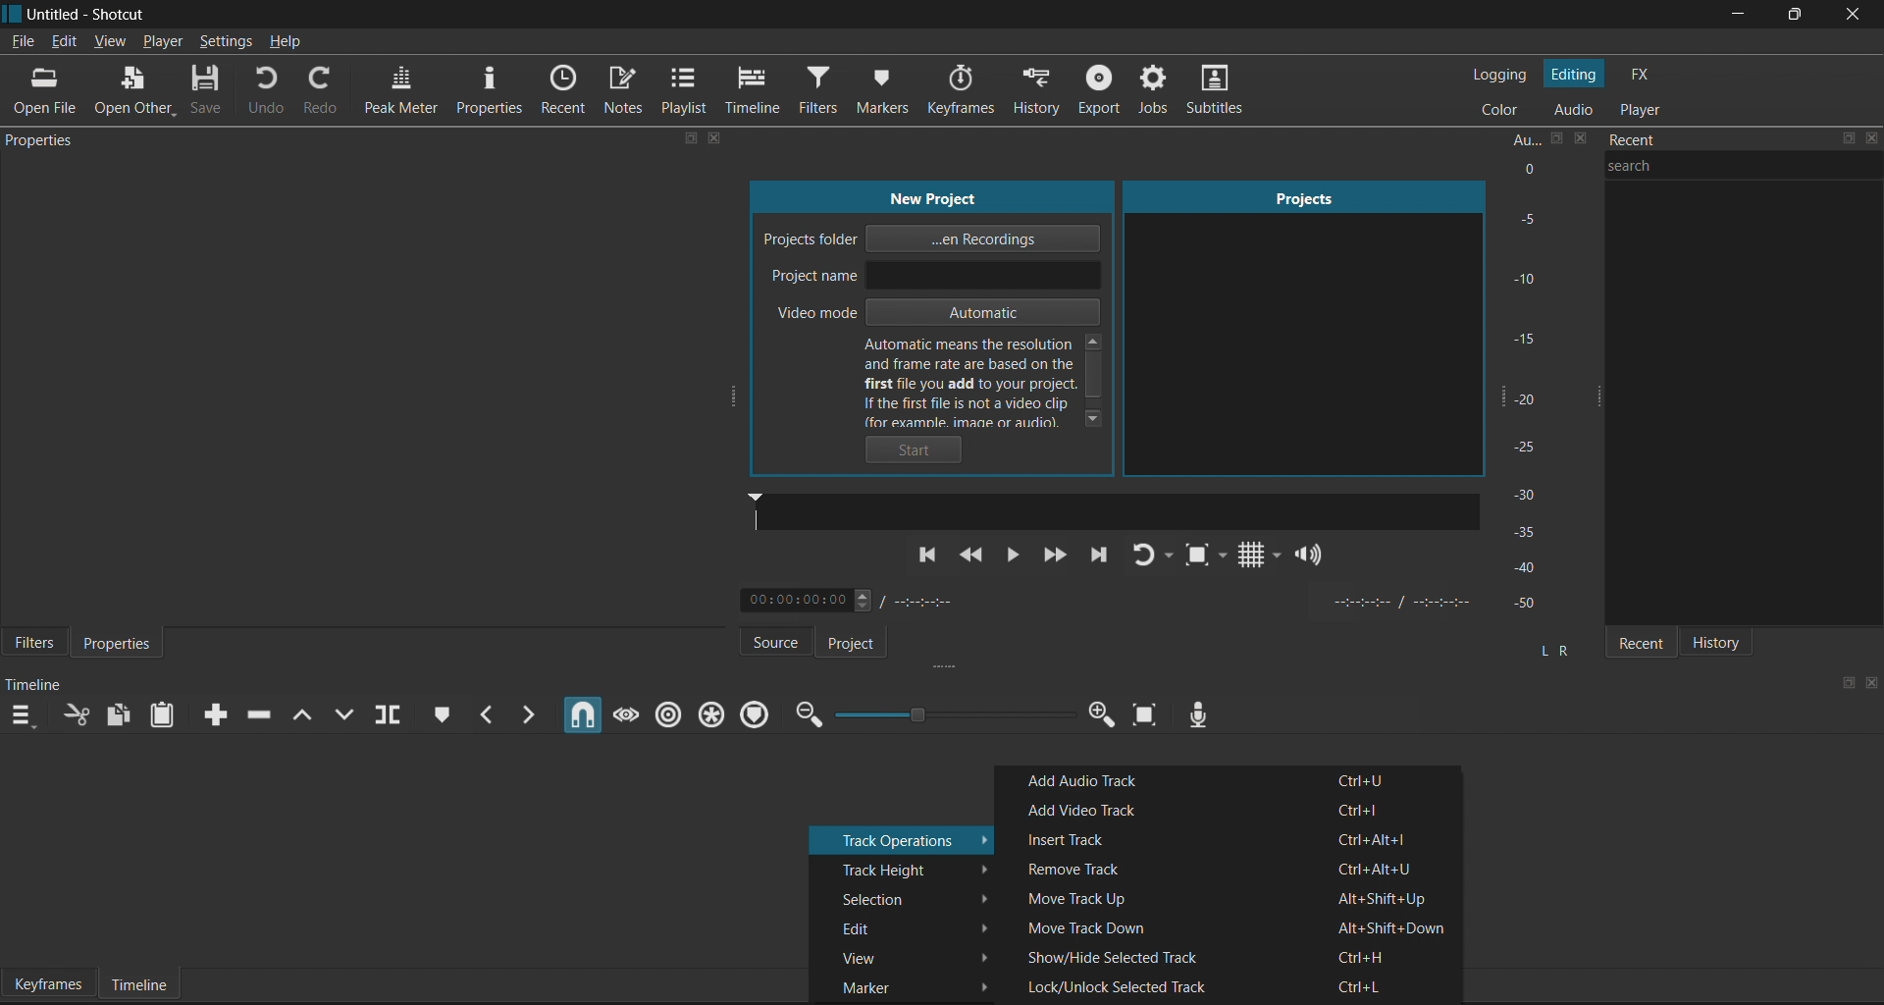 Image resolution: width=1884 pixels, height=1005 pixels. Describe the element at coordinates (666, 714) in the screenshot. I see `Ripple` at that location.